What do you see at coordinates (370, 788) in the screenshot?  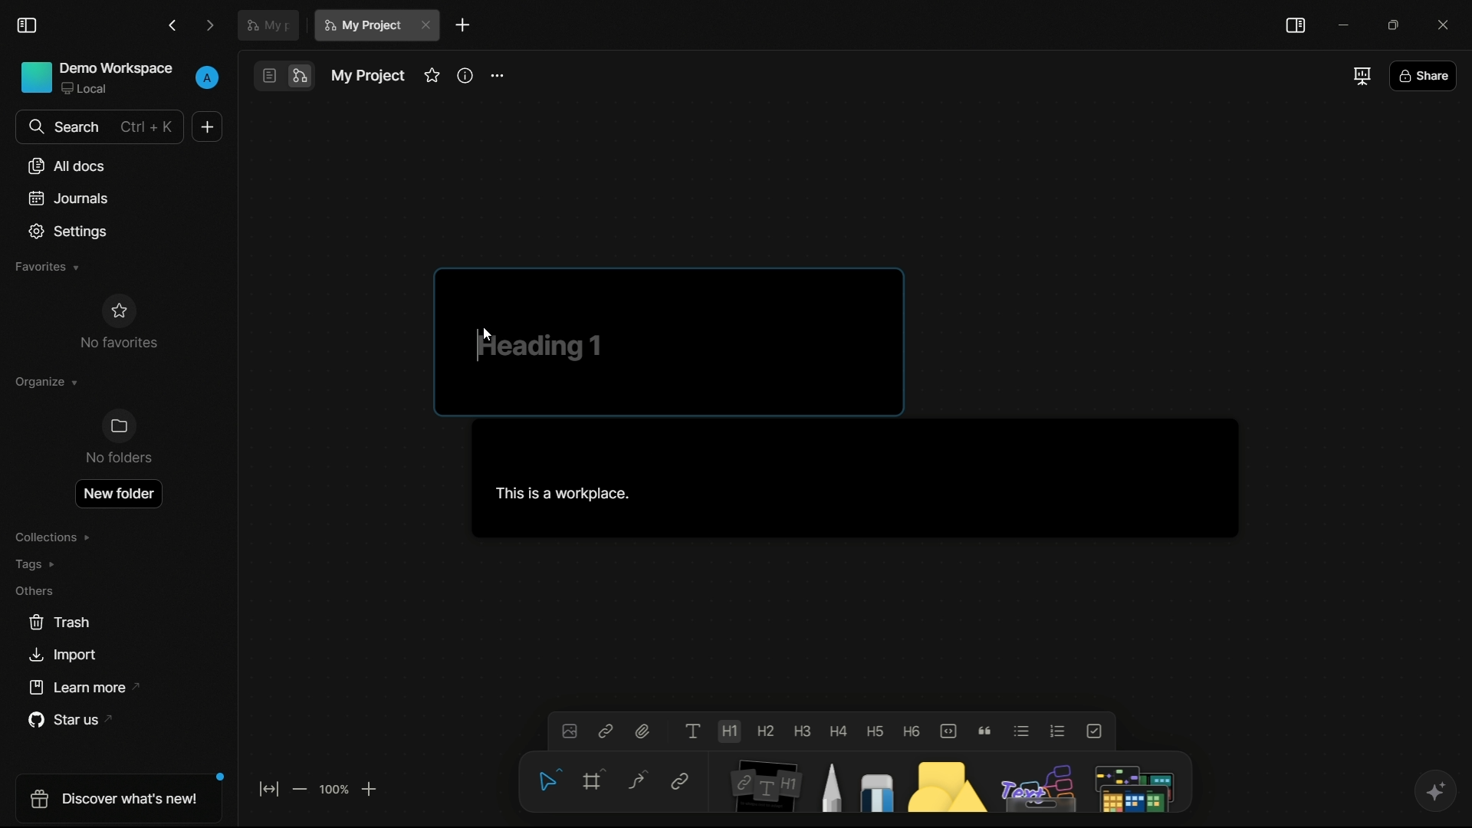 I see `zoom in` at bounding box center [370, 788].